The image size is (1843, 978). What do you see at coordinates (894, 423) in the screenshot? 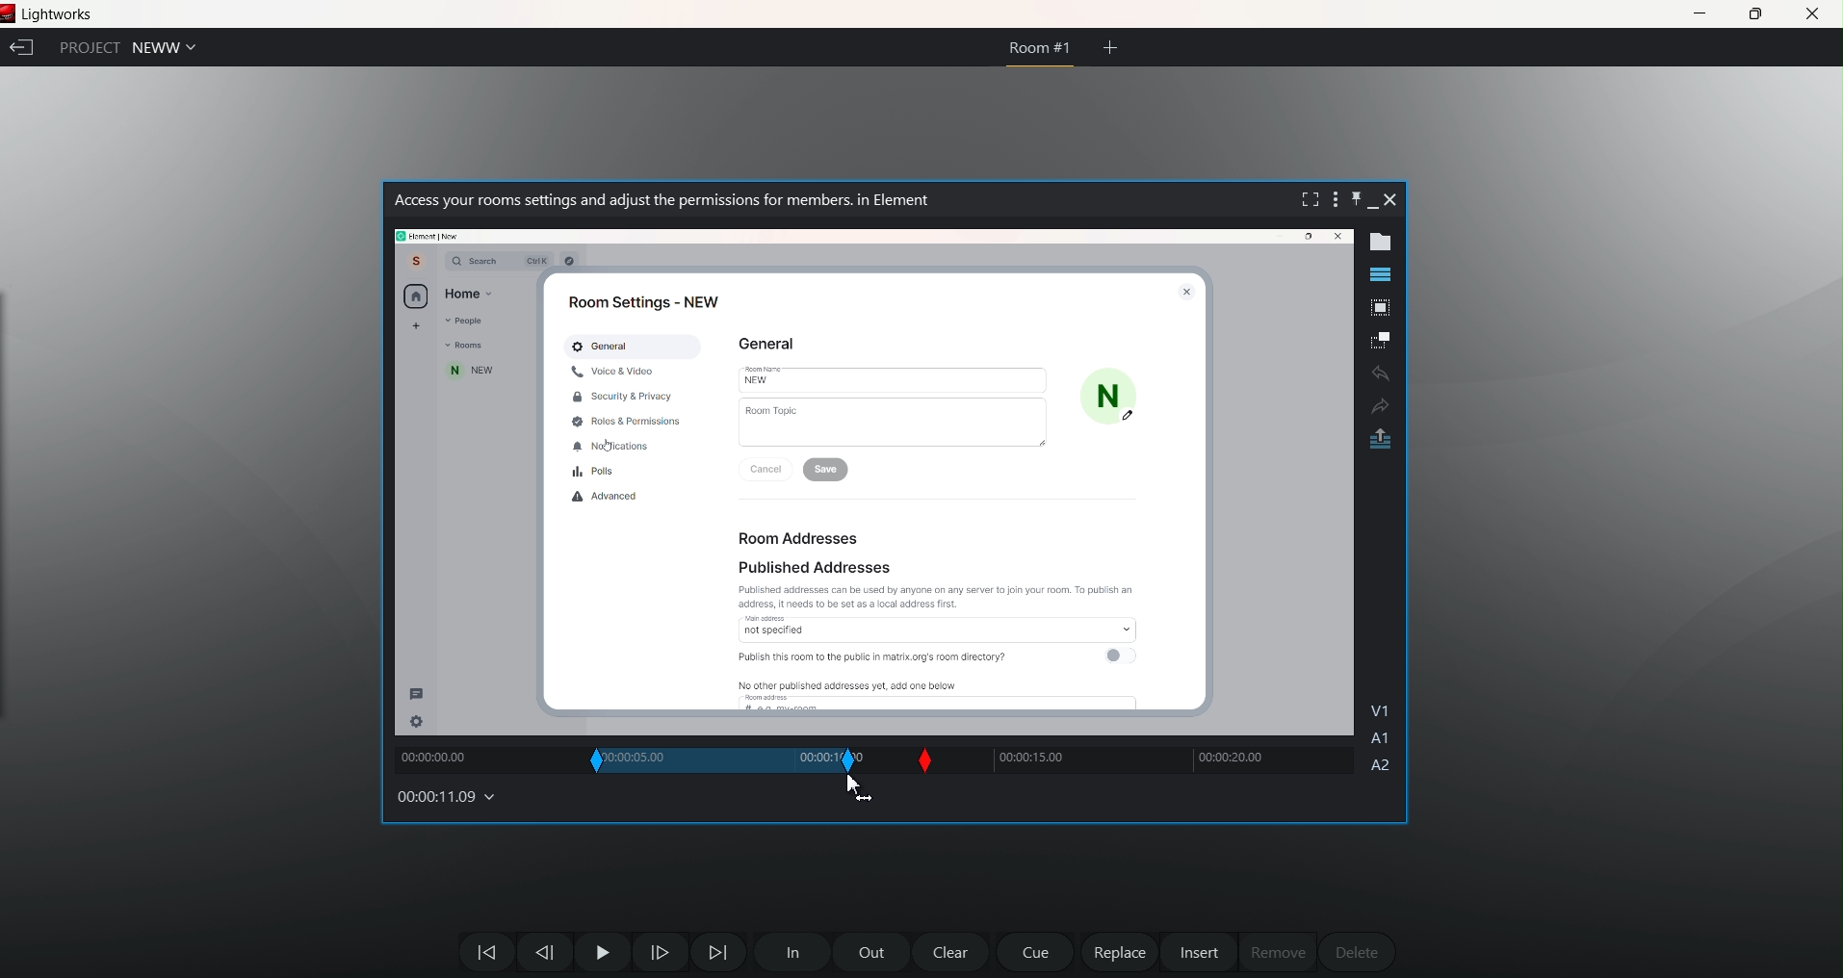
I see `Room Topic
|` at bounding box center [894, 423].